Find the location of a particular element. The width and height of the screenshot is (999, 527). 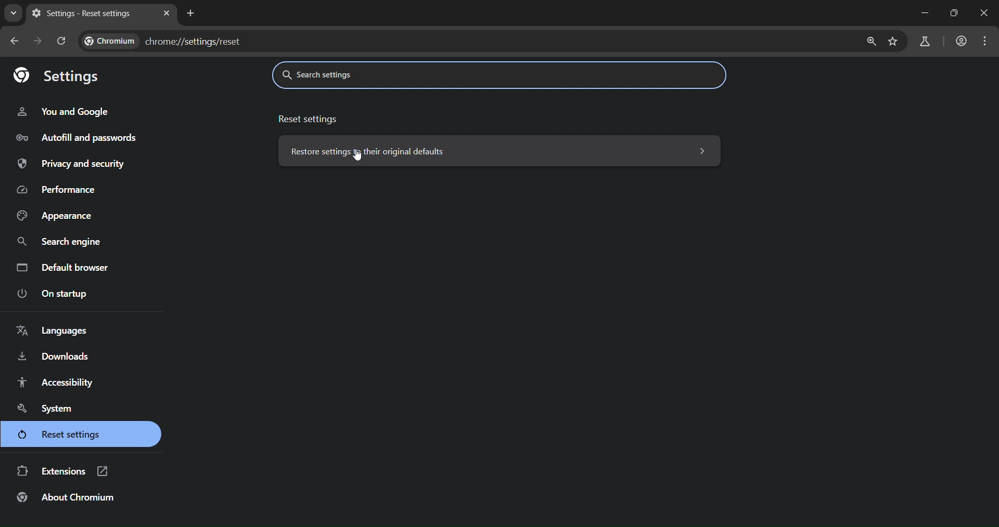

go forward one page is located at coordinates (36, 41).